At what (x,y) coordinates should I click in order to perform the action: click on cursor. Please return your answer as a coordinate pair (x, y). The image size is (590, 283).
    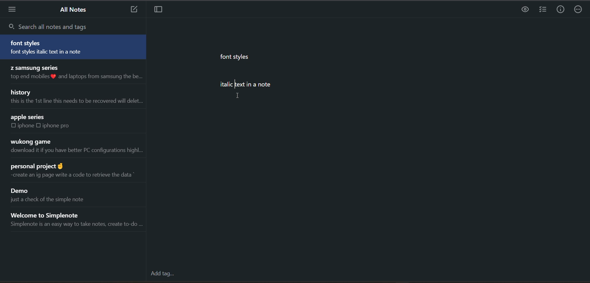
    Looking at the image, I should click on (234, 84).